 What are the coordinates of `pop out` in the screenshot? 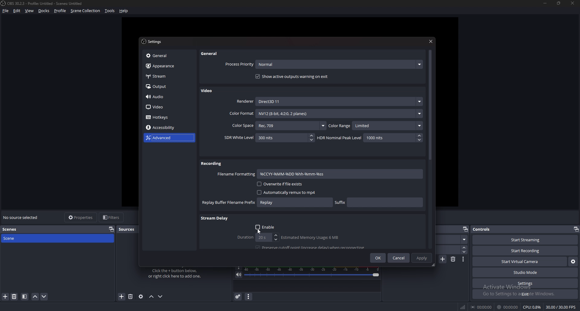 It's located at (466, 229).